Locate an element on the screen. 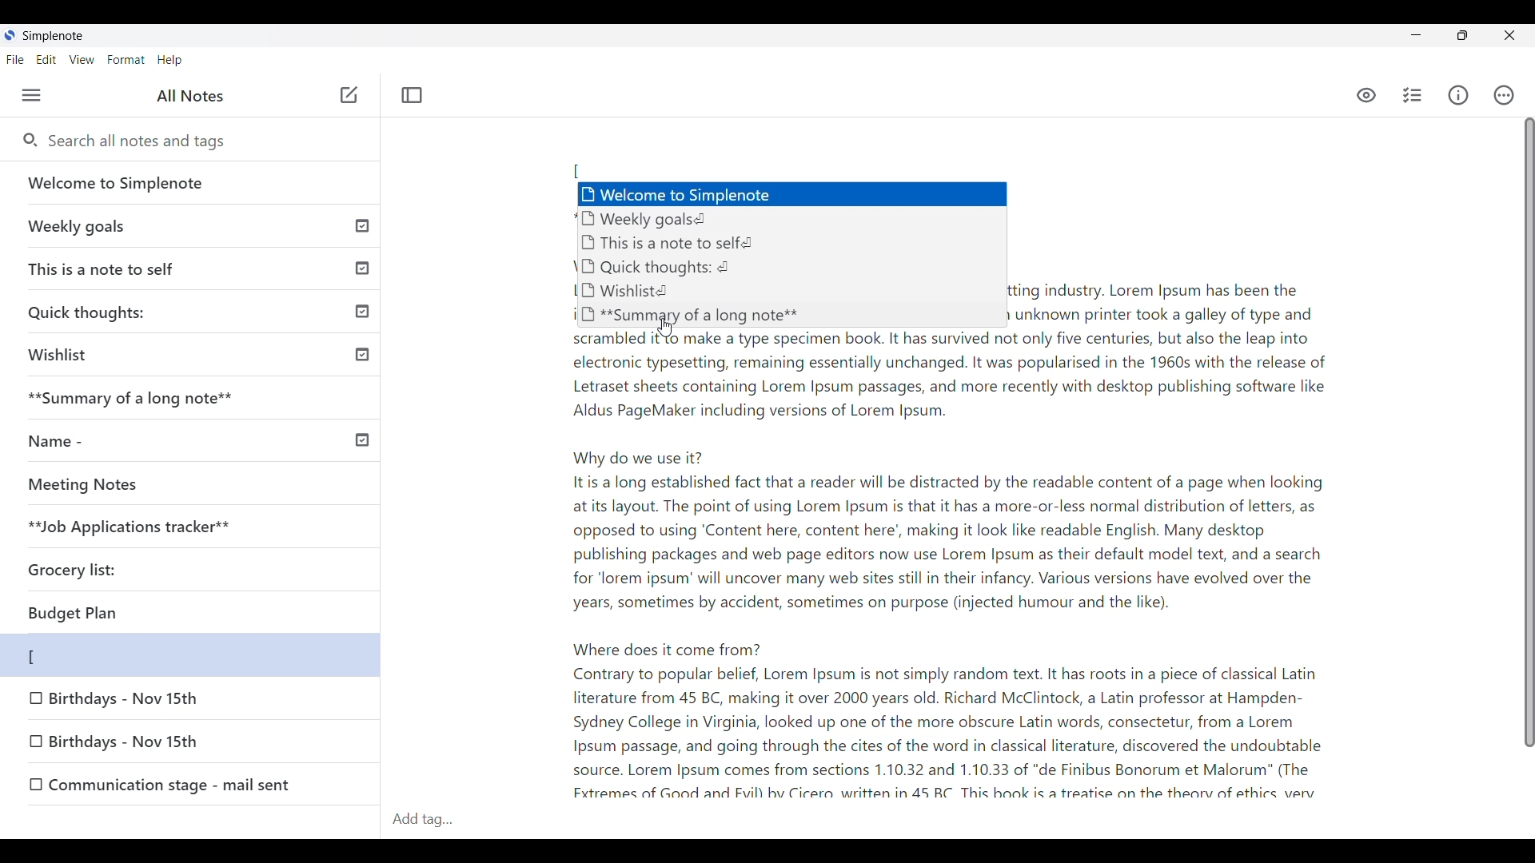 The image size is (1535, 863). Communication stage - mail sent is located at coordinates (199, 783).